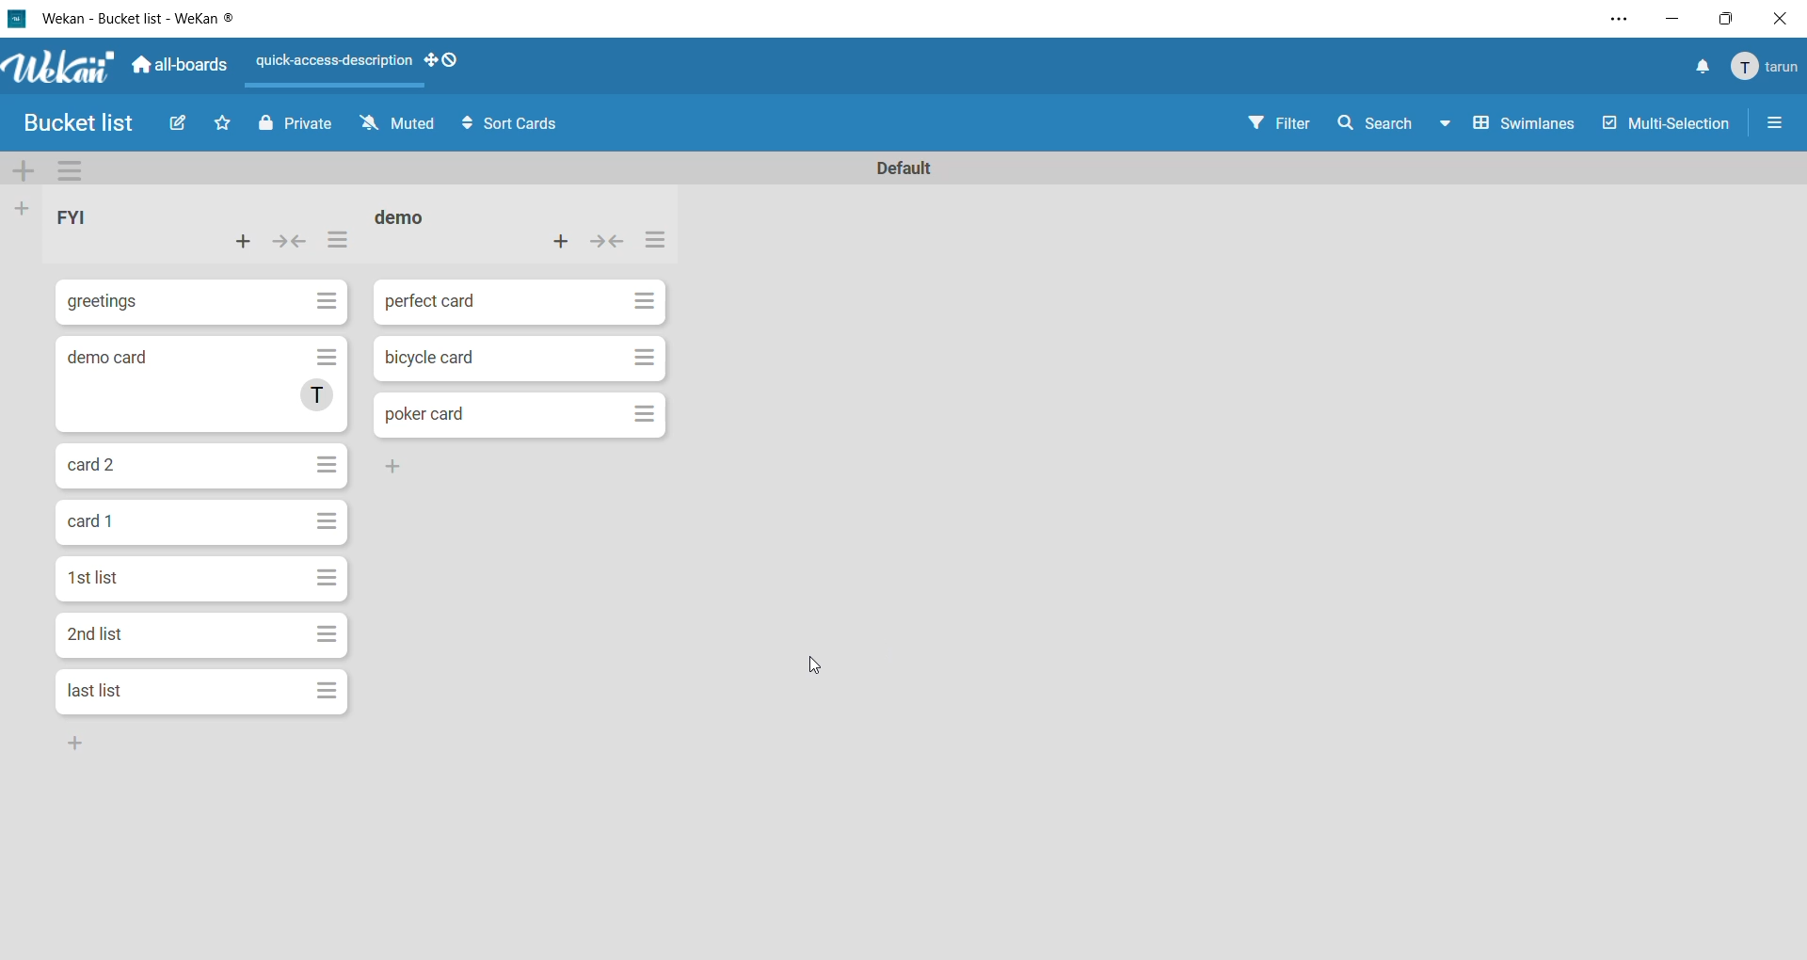  I want to click on greetings, so click(198, 303).